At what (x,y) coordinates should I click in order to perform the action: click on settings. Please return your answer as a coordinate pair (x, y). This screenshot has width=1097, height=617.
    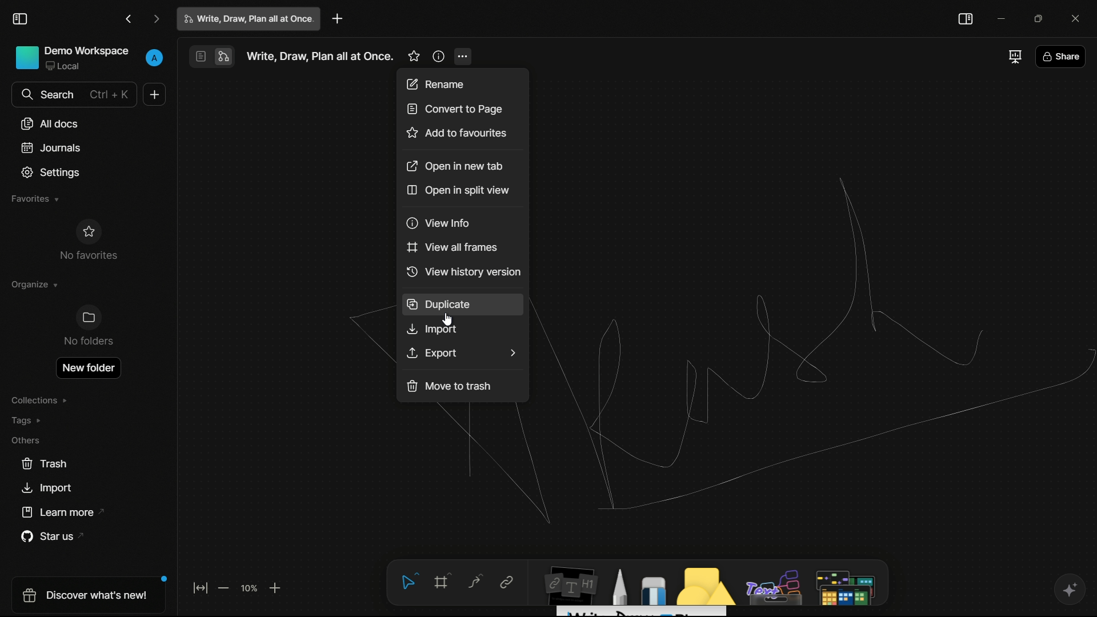
    Looking at the image, I should click on (51, 173).